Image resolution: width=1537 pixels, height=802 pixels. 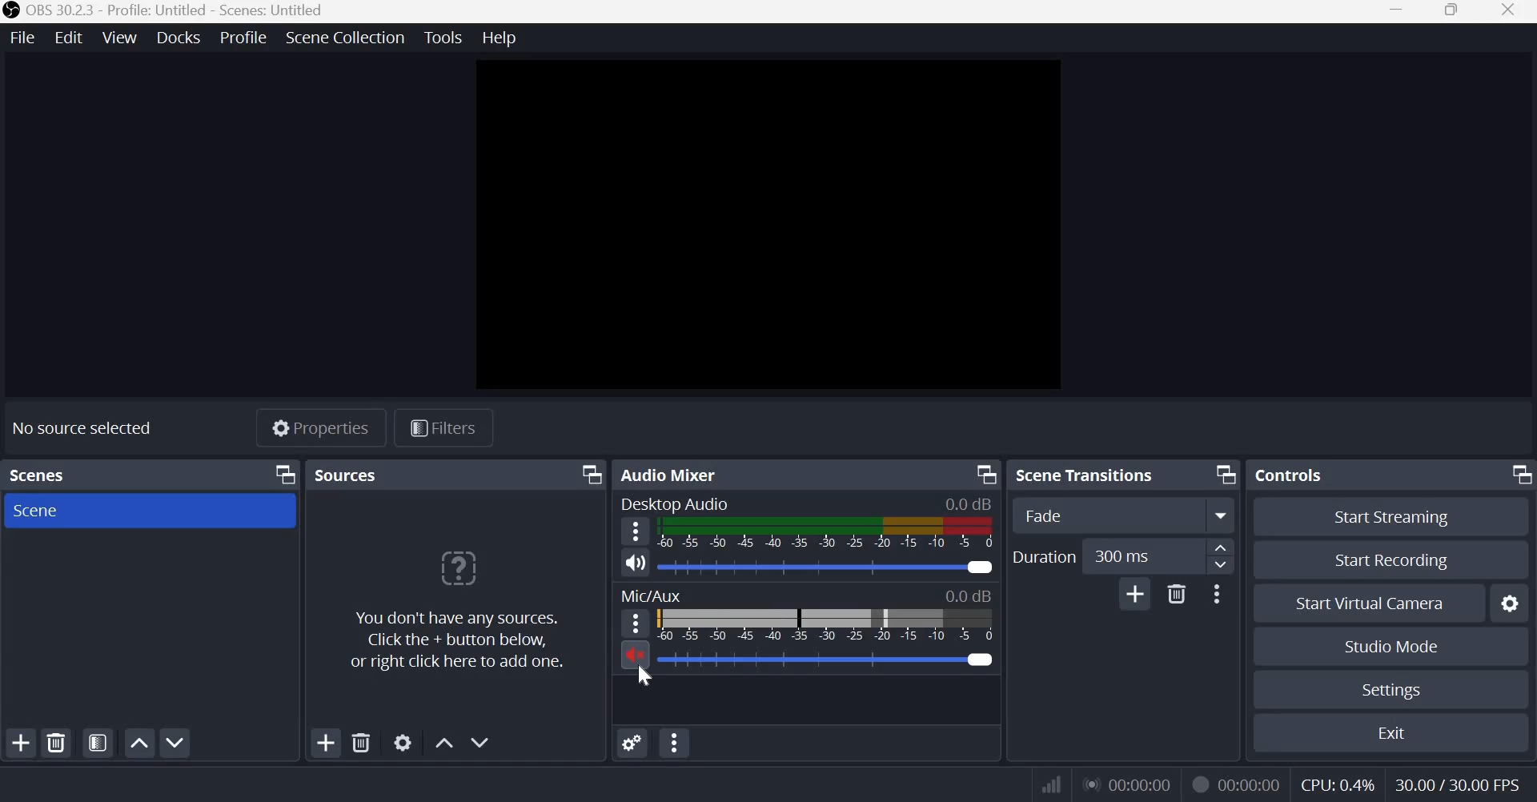 What do you see at coordinates (1224, 475) in the screenshot?
I see `Dock Options icon` at bounding box center [1224, 475].